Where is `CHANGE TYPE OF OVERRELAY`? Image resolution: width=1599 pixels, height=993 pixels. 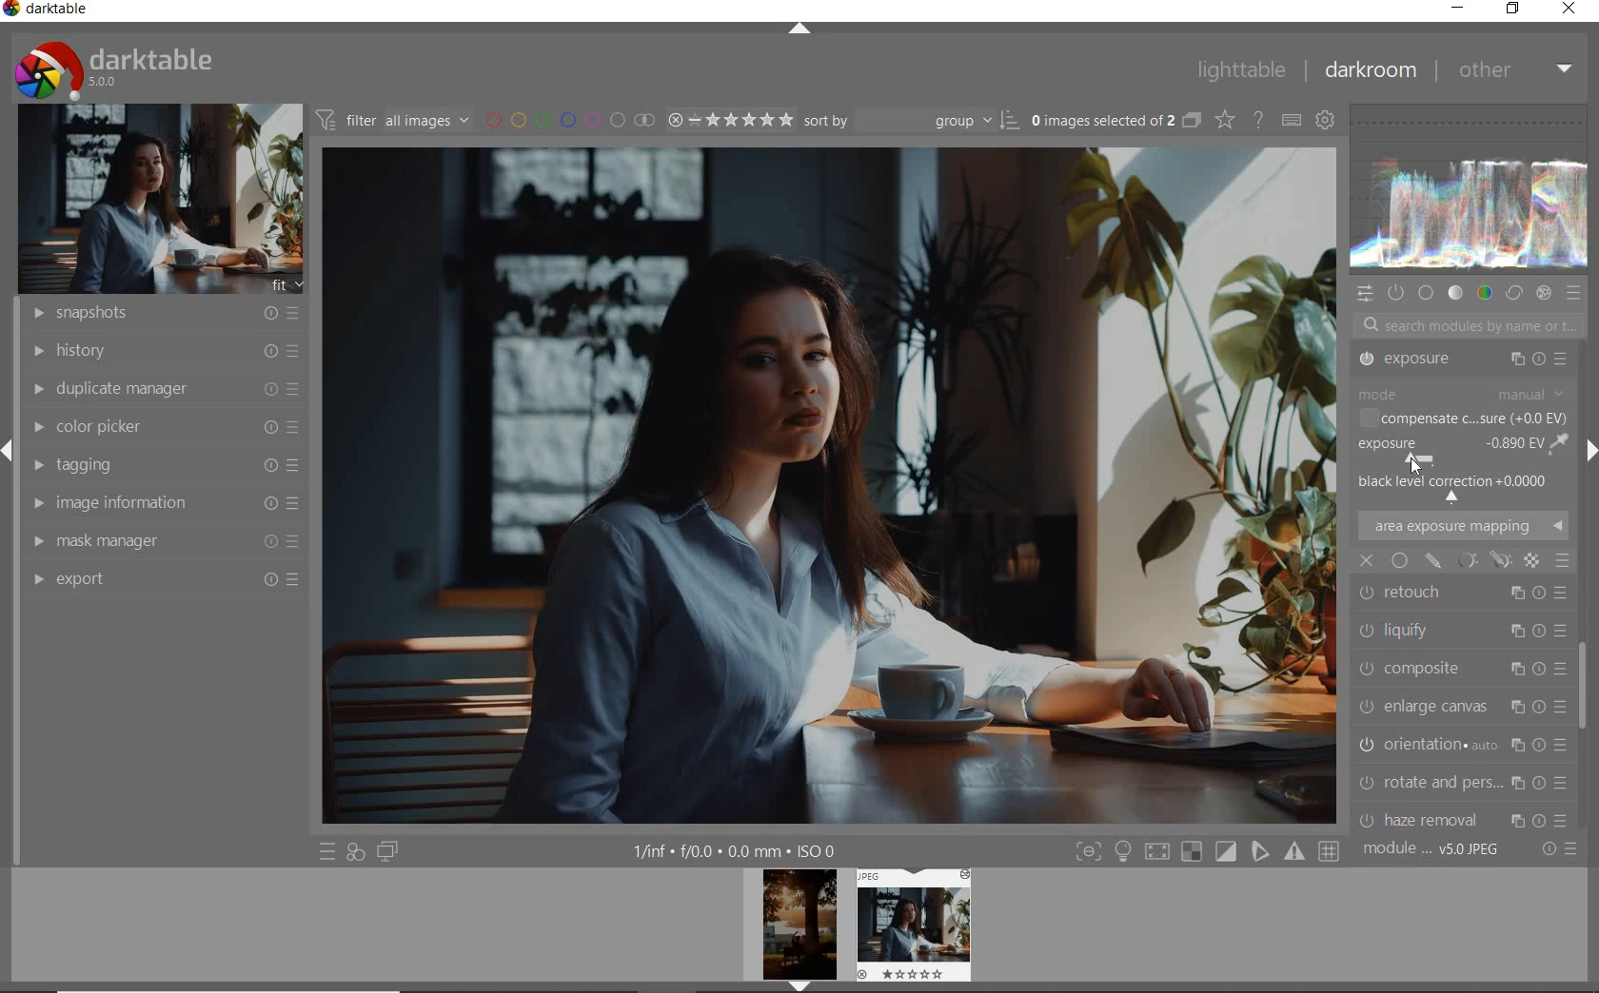 CHANGE TYPE OF OVERRELAY is located at coordinates (1223, 119).